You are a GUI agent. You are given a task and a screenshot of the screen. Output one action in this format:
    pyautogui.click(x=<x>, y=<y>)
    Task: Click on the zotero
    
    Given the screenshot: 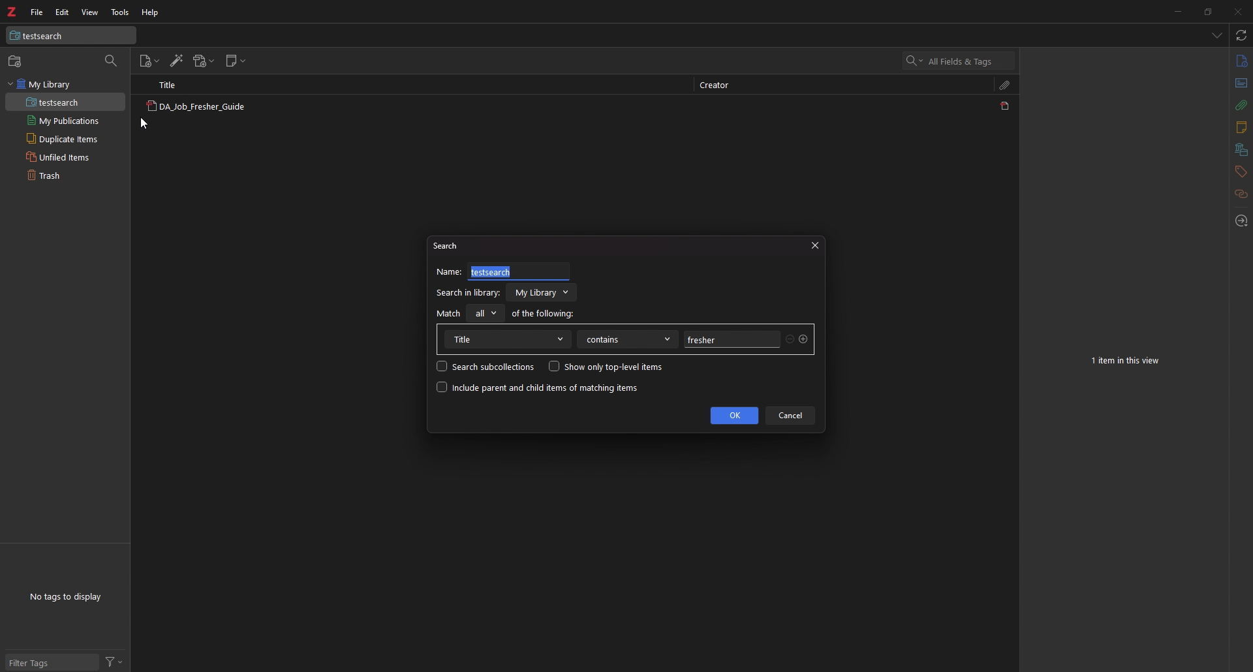 What is the action you would take?
    pyautogui.click(x=11, y=12)
    